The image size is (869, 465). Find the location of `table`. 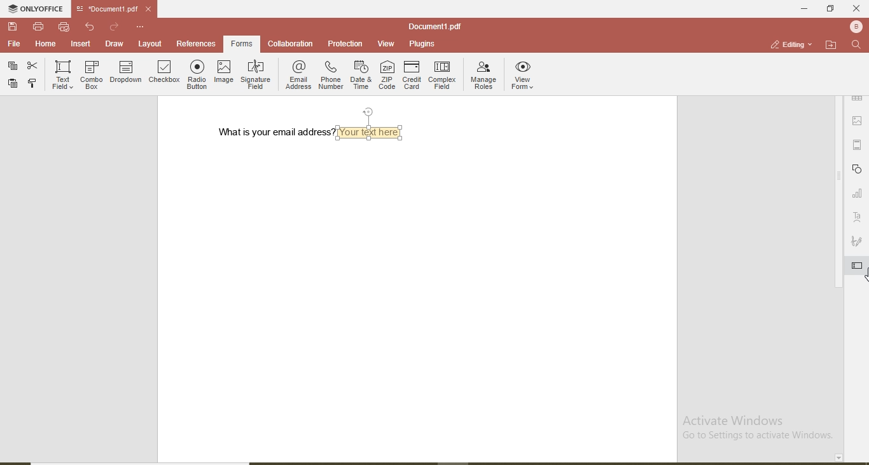

table is located at coordinates (858, 98).